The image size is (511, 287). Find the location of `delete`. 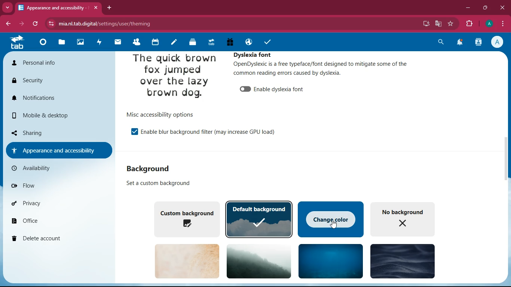

delete is located at coordinates (54, 239).